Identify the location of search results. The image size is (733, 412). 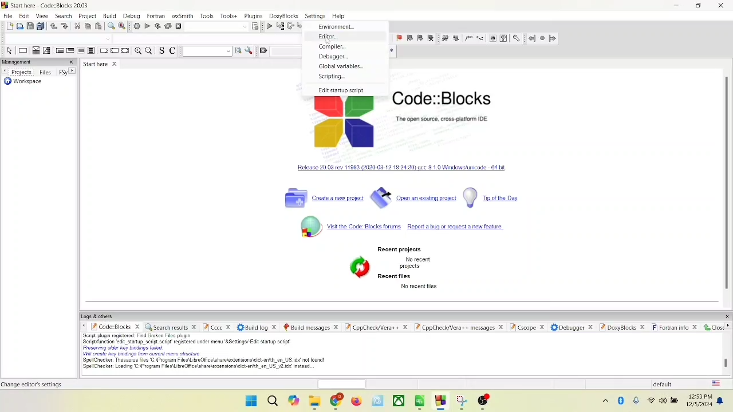
(171, 326).